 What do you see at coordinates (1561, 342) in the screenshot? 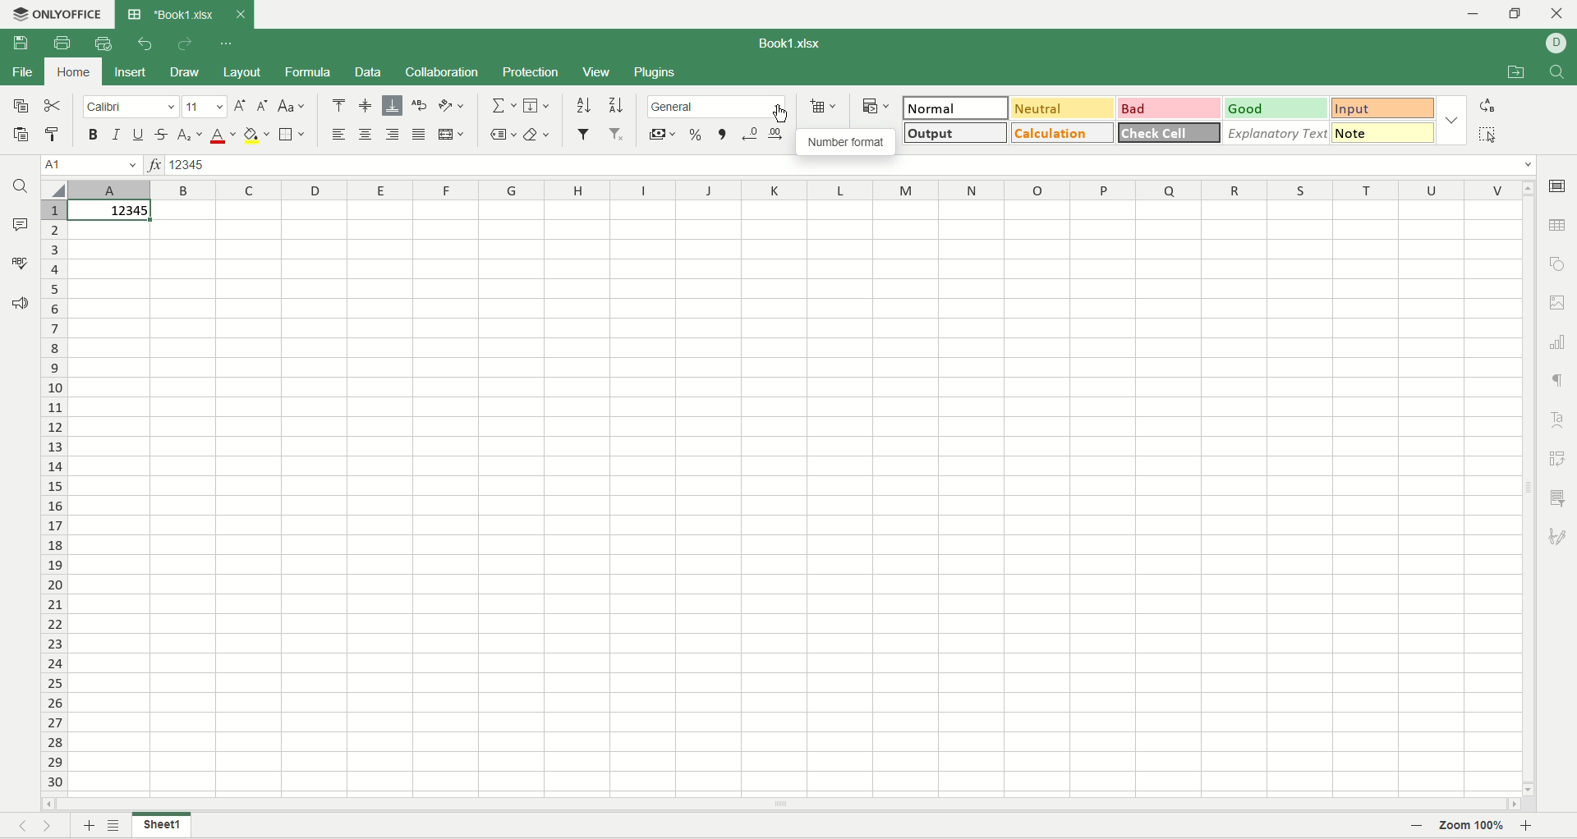
I see `graph settings` at bounding box center [1561, 342].